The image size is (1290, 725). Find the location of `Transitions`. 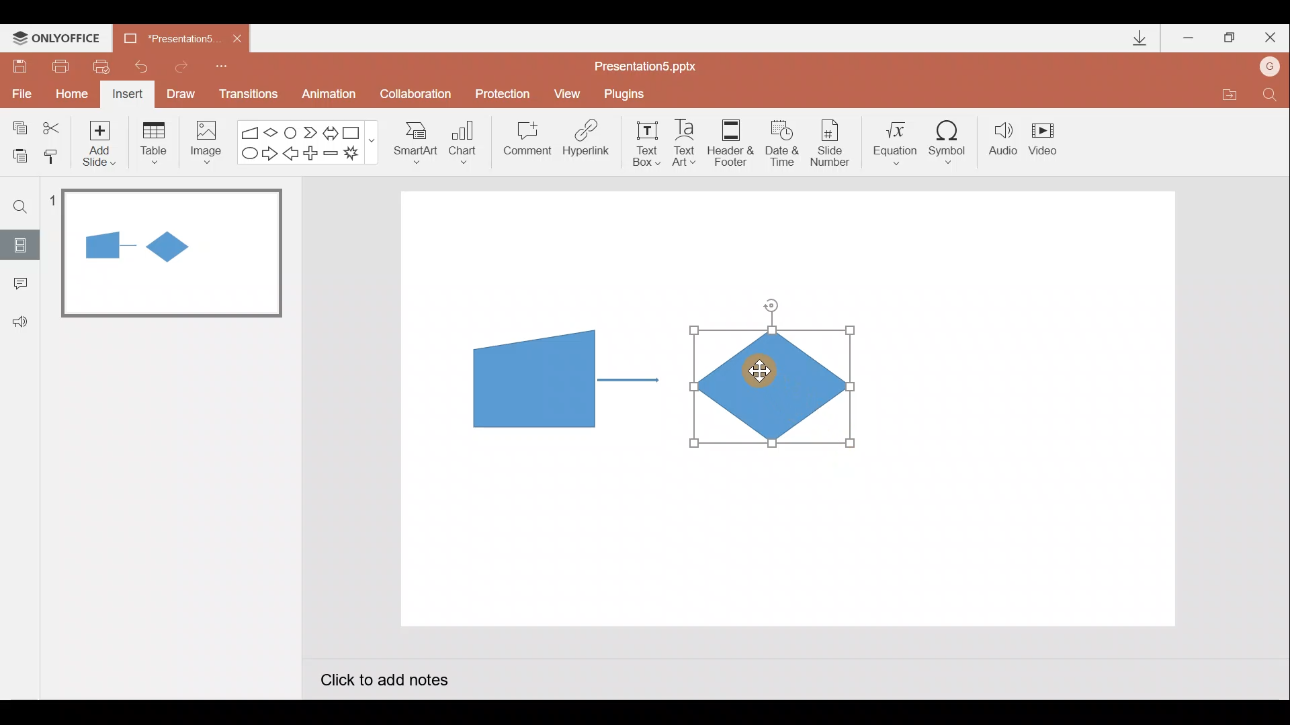

Transitions is located at coordinates (246, 95).